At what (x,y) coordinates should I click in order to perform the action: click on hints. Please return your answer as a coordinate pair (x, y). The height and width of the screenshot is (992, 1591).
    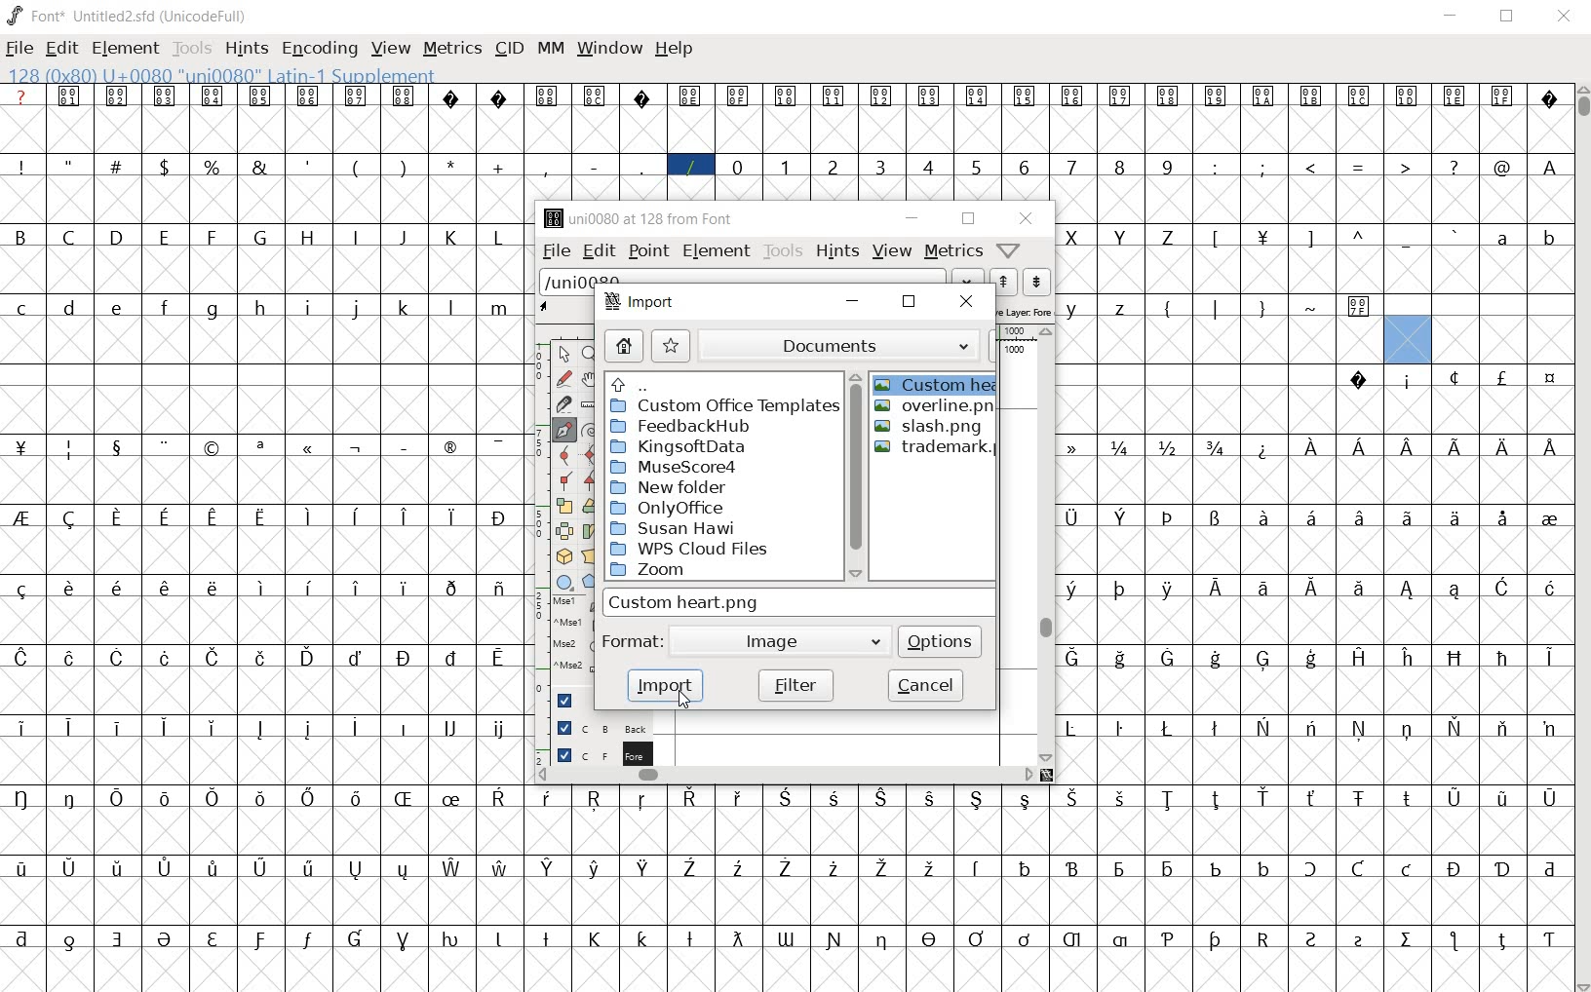
    Looking at the image, I should click on (834, 250).